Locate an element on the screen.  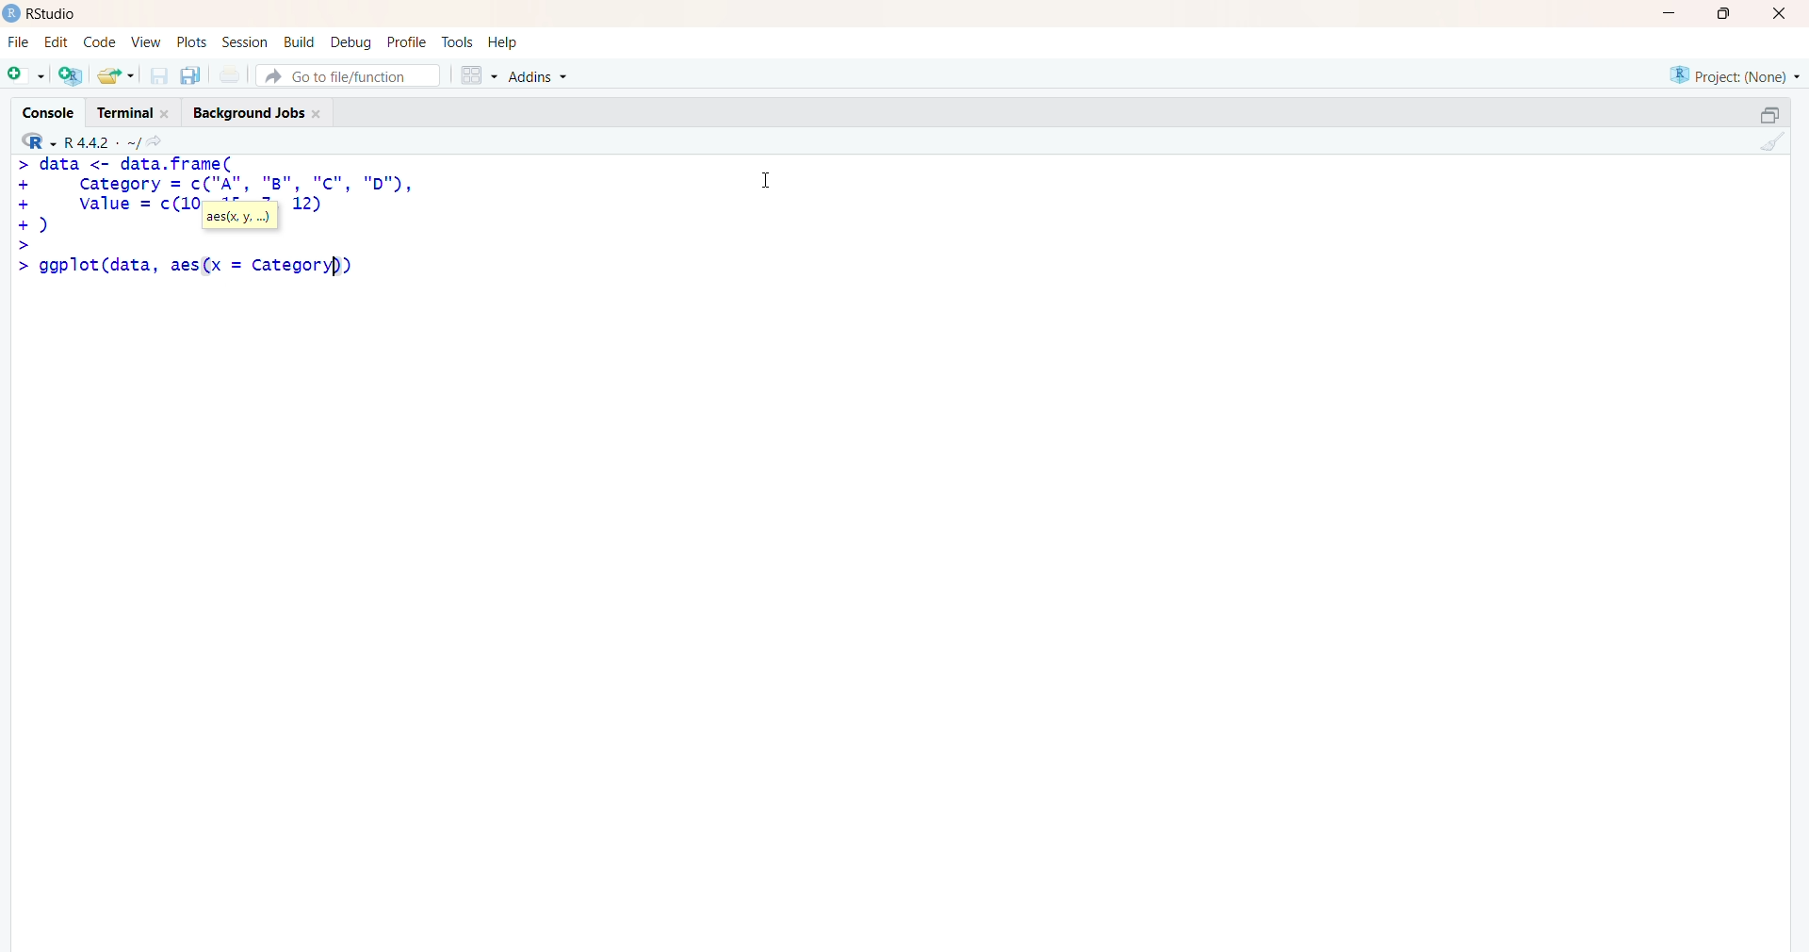
debug is located at coordinates (351, 41).